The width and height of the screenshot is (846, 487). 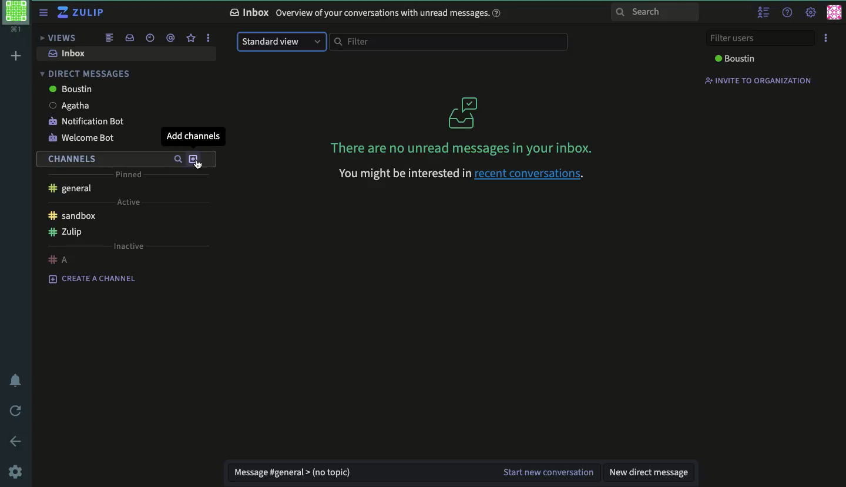 What do you see at coordinates (190, 39) in the screenshot?
I see `star` at bounding box center [190, 39].